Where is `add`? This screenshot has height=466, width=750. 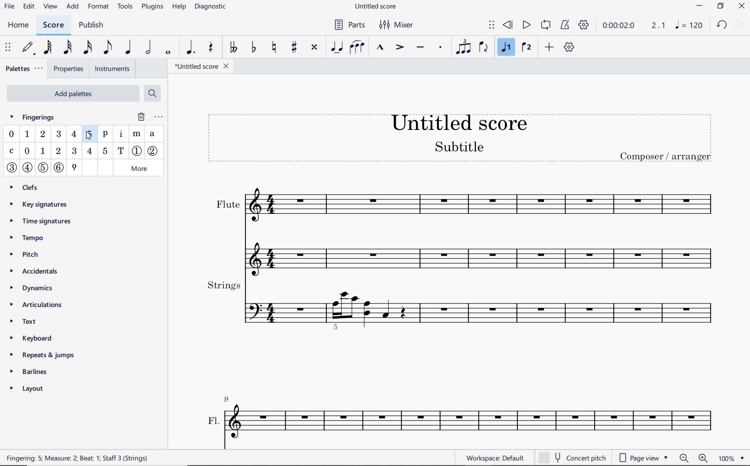 add is located at coordinates (550, 46).